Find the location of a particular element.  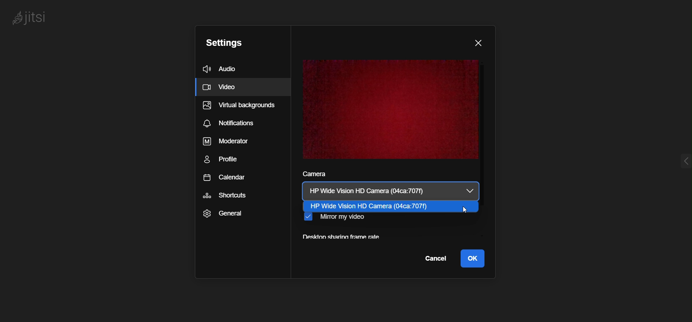

settings is located at coordinates (221, 44).